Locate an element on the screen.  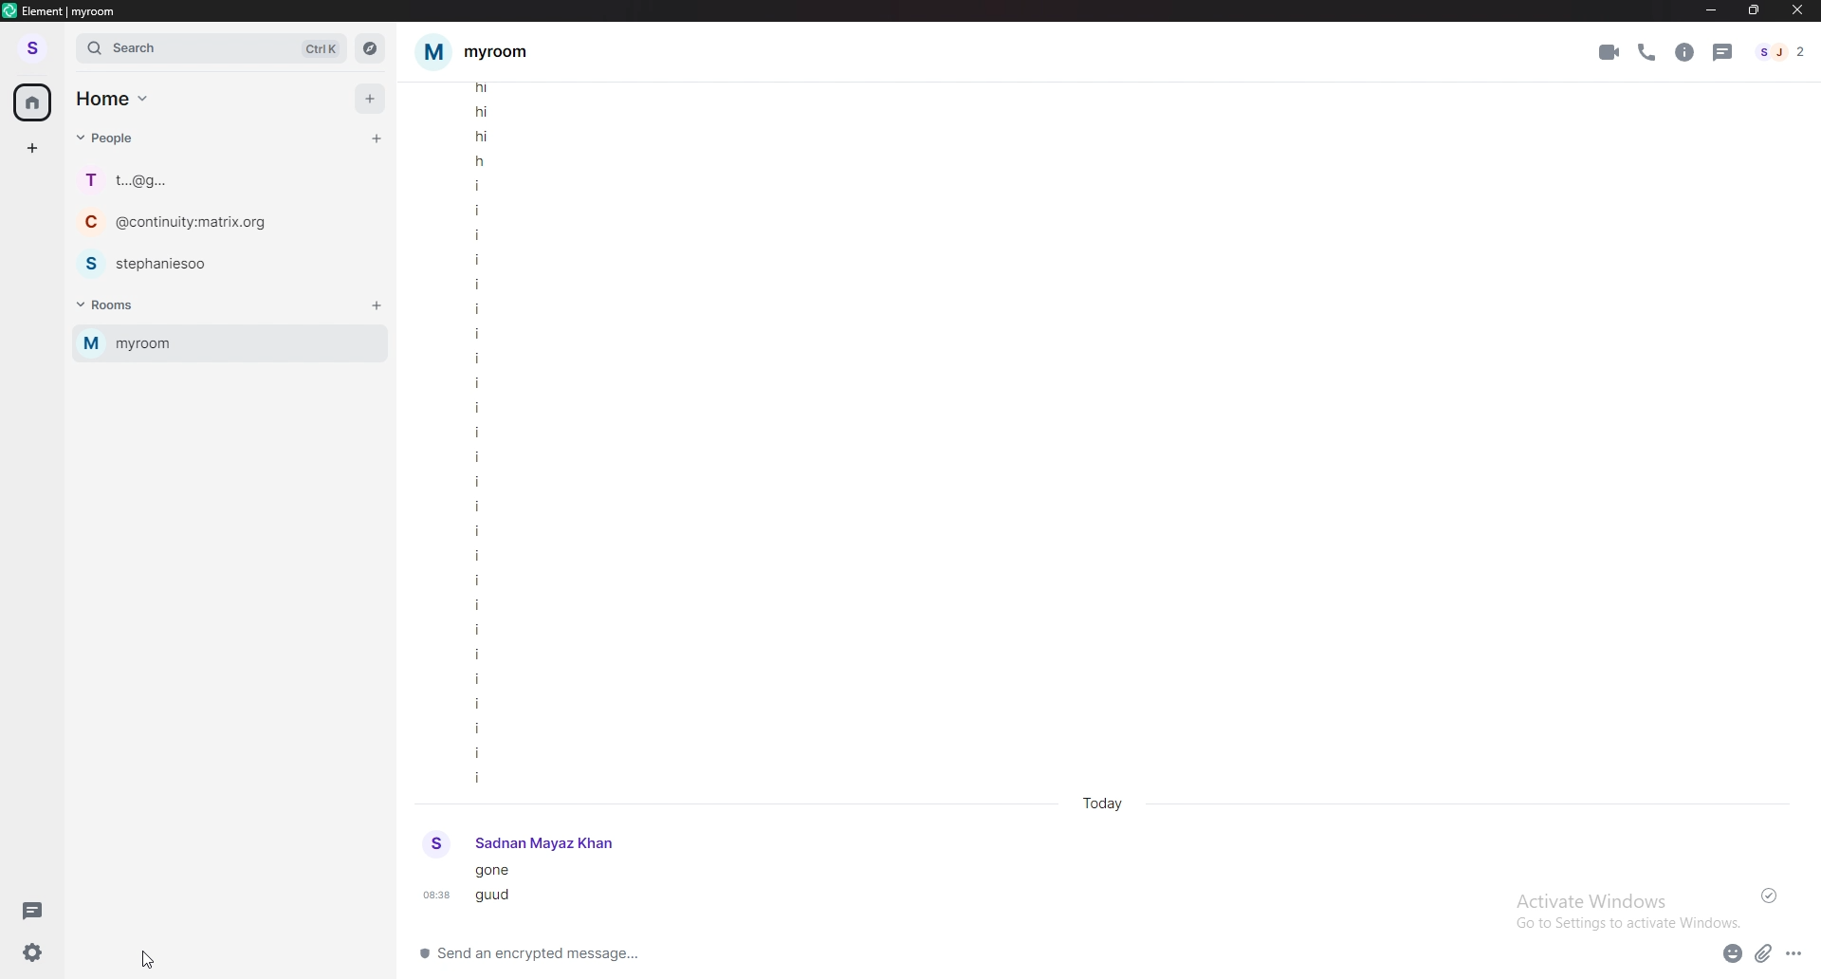
home is located at coordinates (33, 103).